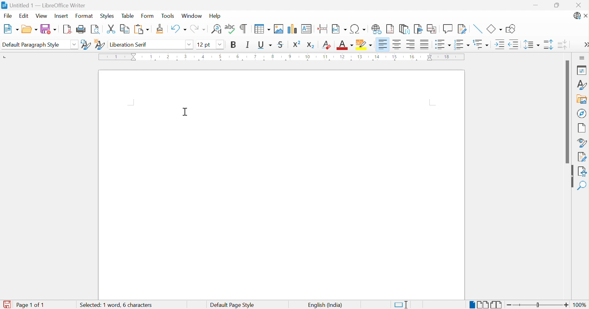 This screenshot has height=309, width=589. Describe the element at coordinates (24, 16) in the screenshot. I see `Edit` at that location.